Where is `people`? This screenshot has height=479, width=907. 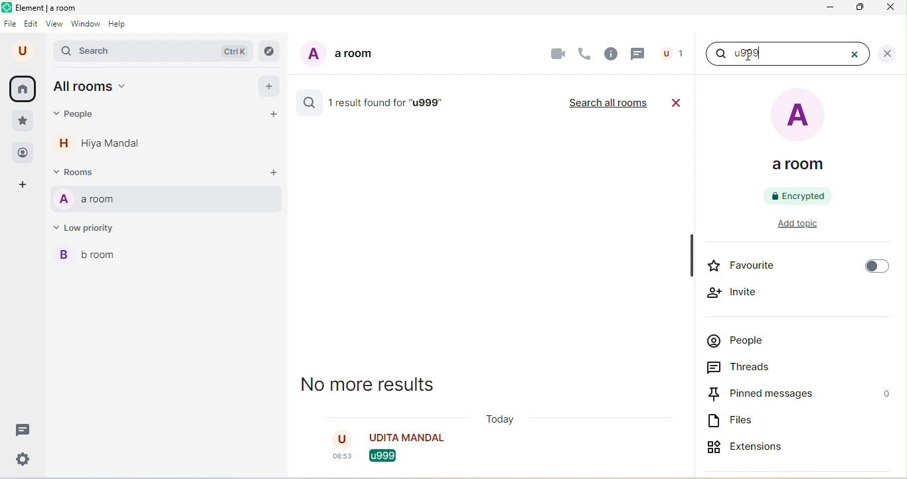 people is located at coordinates (22, 152).